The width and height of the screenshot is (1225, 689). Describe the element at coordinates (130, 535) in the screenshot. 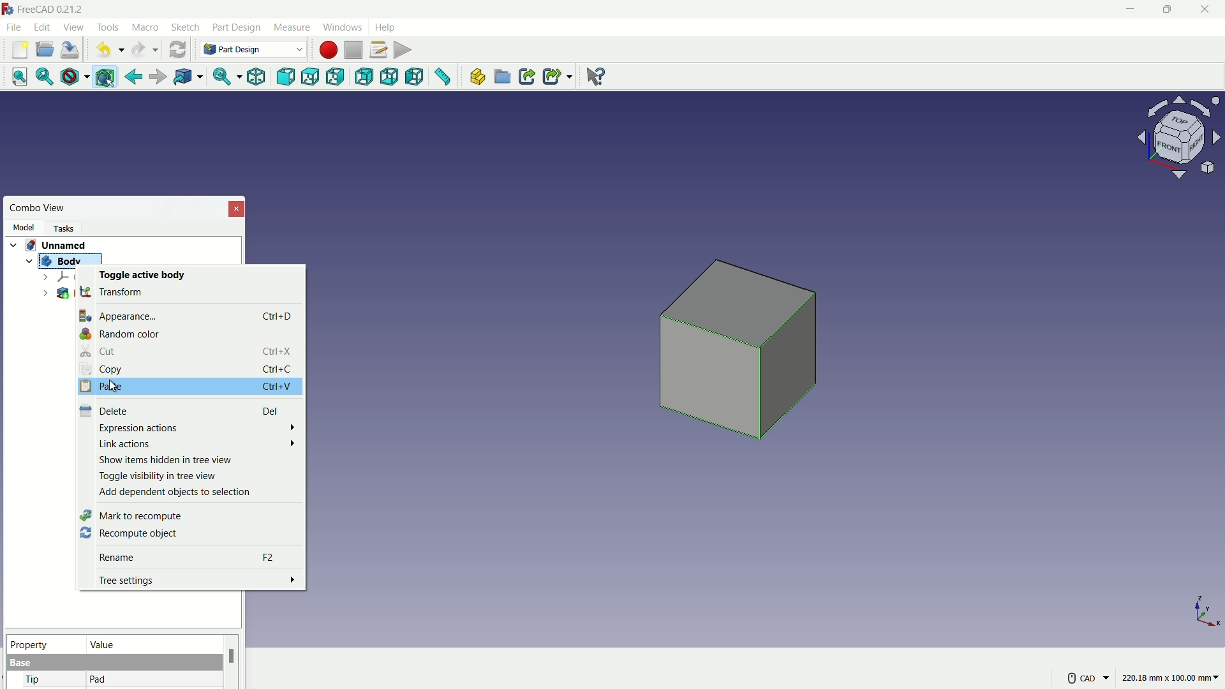

I see `Recompute object` at that location.